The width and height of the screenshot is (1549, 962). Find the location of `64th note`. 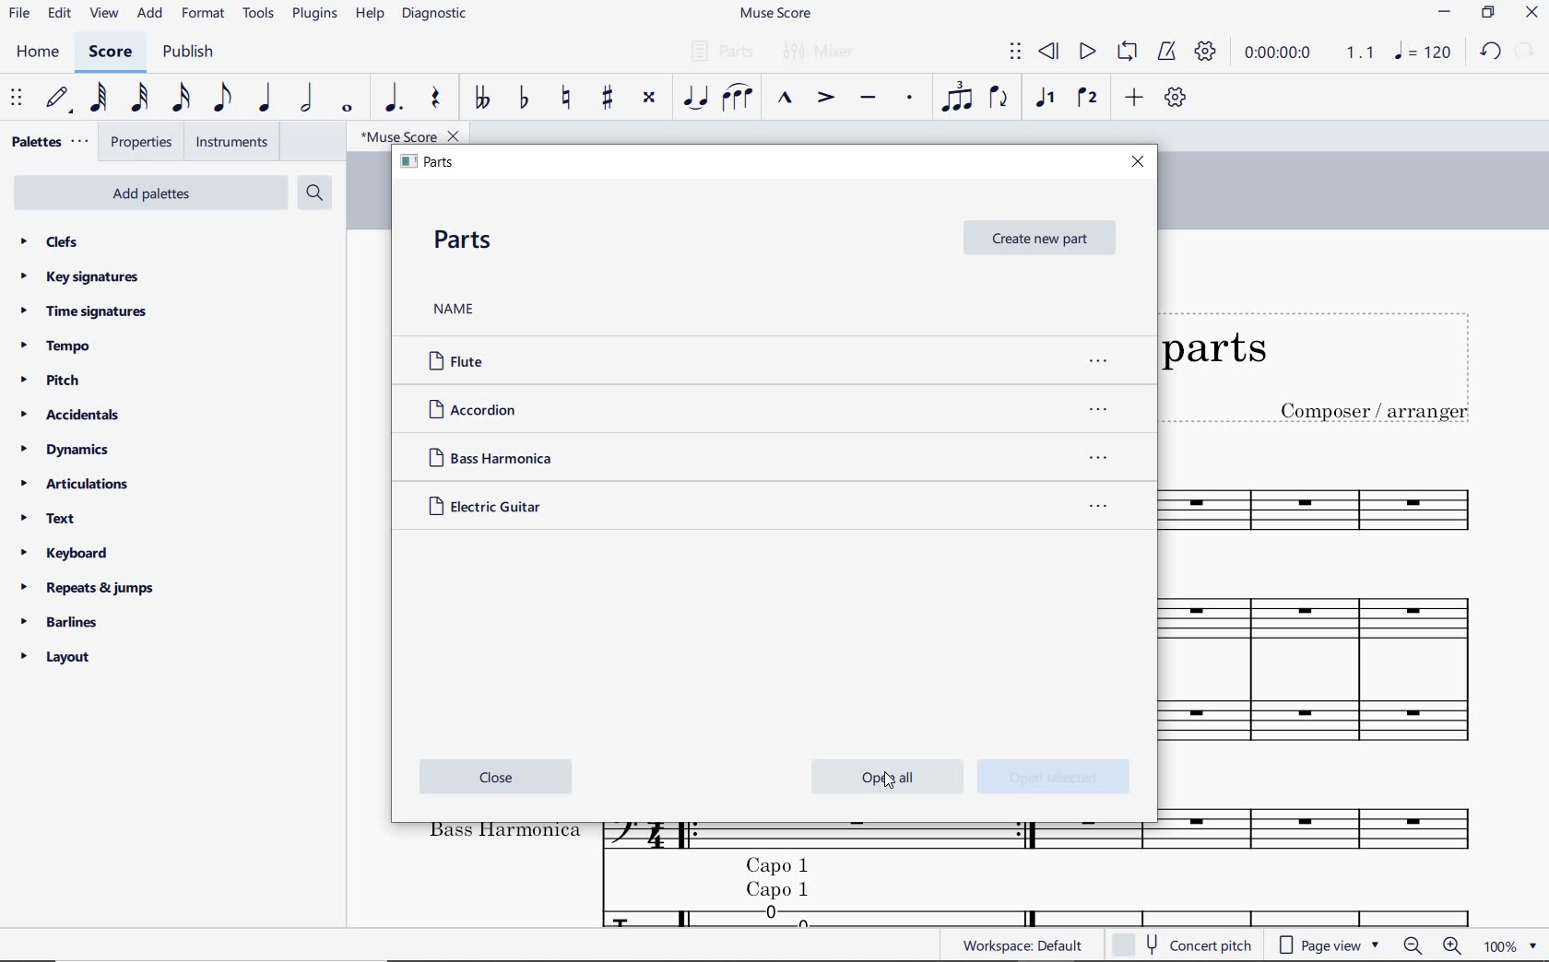

64th note is located at coordinates (98, 97).